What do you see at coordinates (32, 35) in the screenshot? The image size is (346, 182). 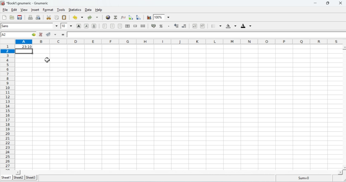 I see `go to` at bounding box center [32, 35].